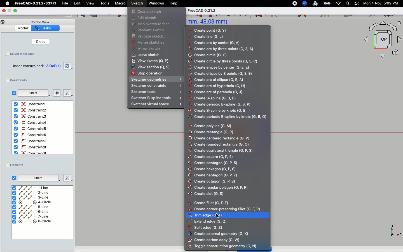  Describe the element at coordinates (219, 234) in the screenshot. I see `Create external geometry` at that location.